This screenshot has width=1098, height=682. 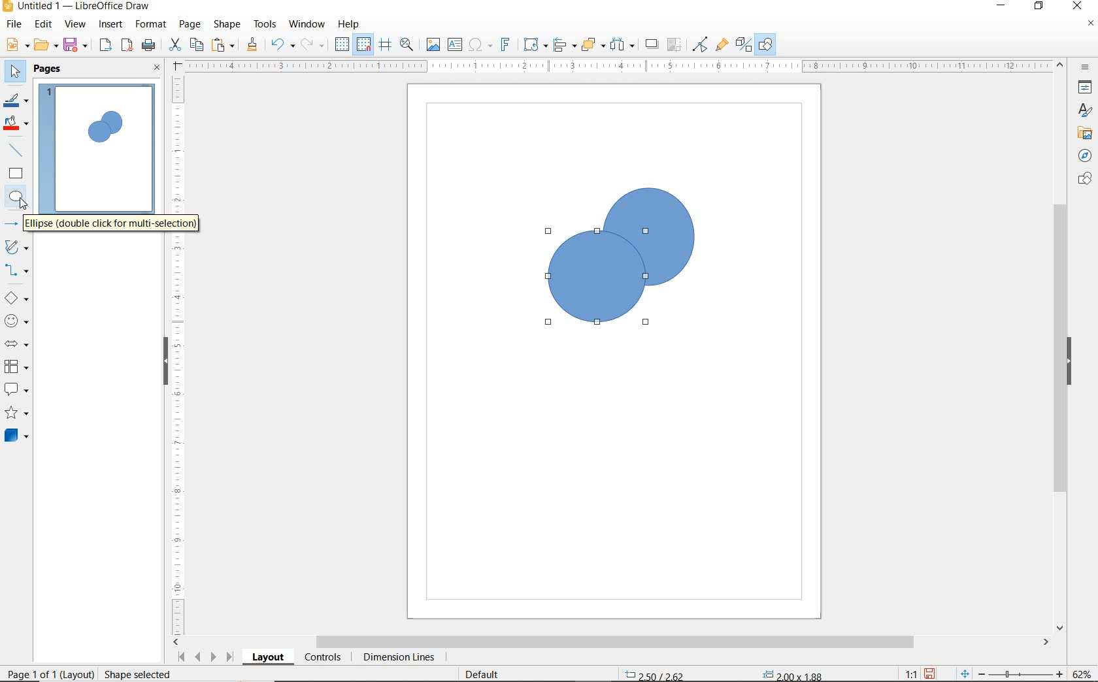 I want to click on MINIMIZE, so click(x=1003, y=7).